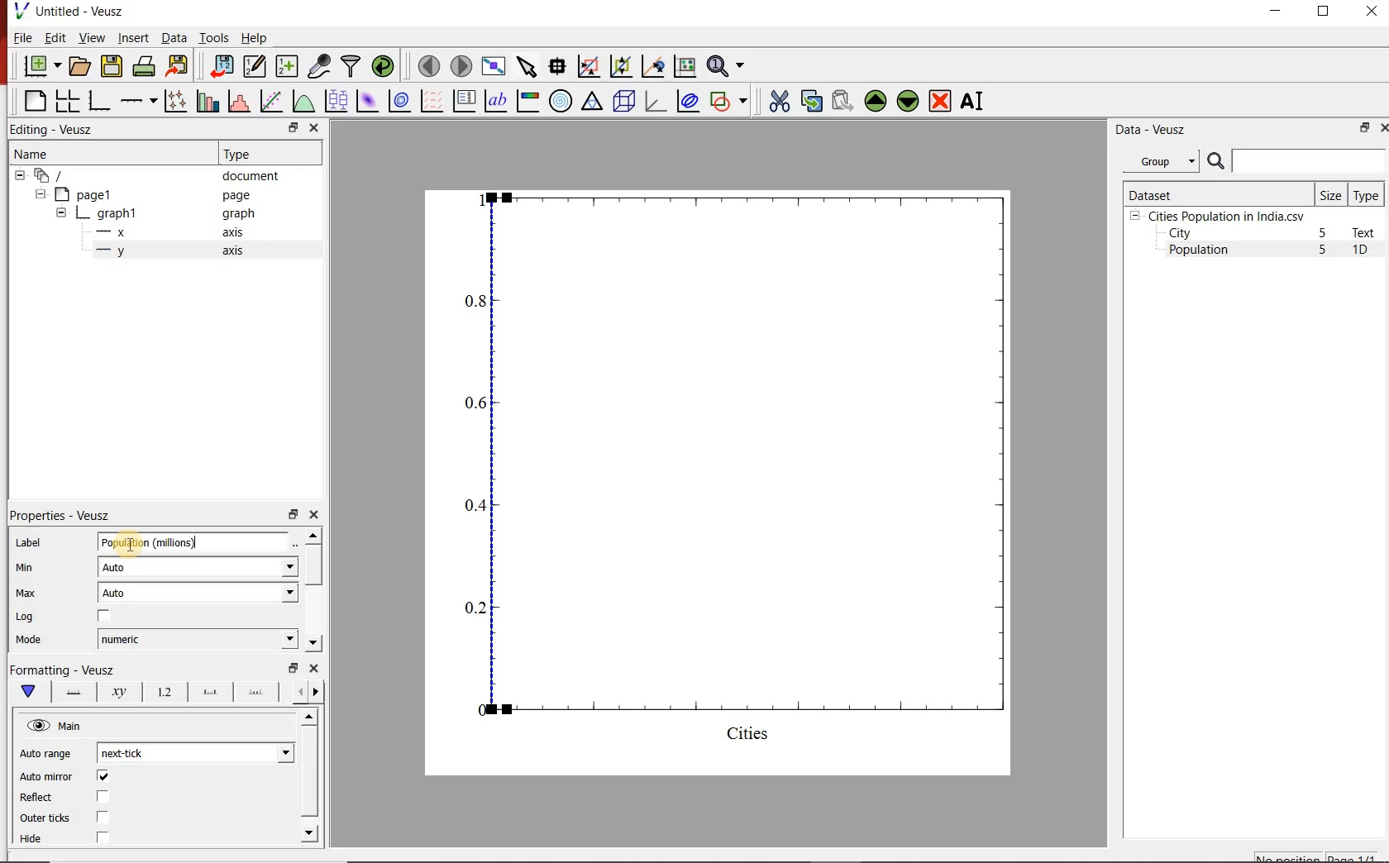  Describe the element at coordinates (138, 98) in the screenshot. I see `Add an axis to the plot` at that location.